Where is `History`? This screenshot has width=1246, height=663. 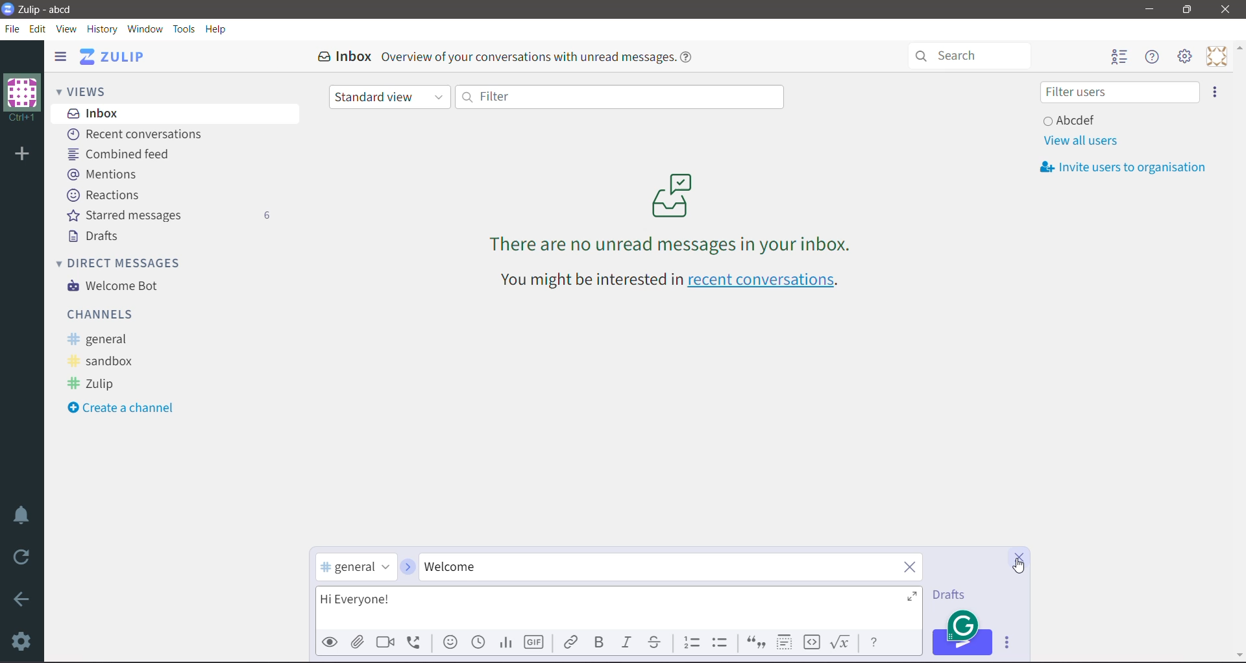
History is located at coordinates (103, 30).